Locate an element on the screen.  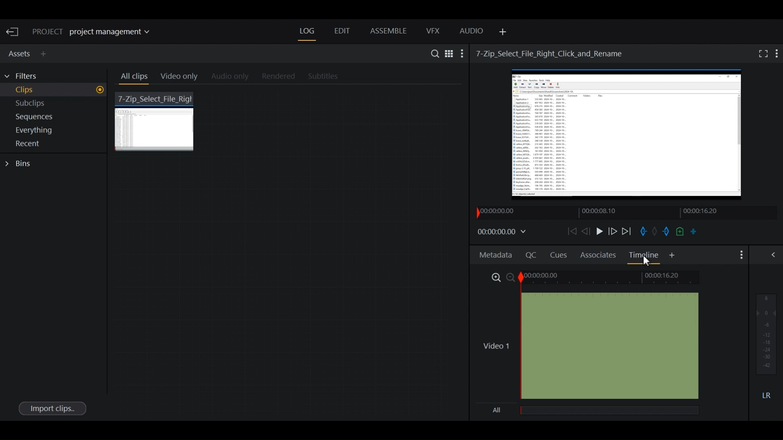
Timeline Indicator is located at coordinates (522, 344).